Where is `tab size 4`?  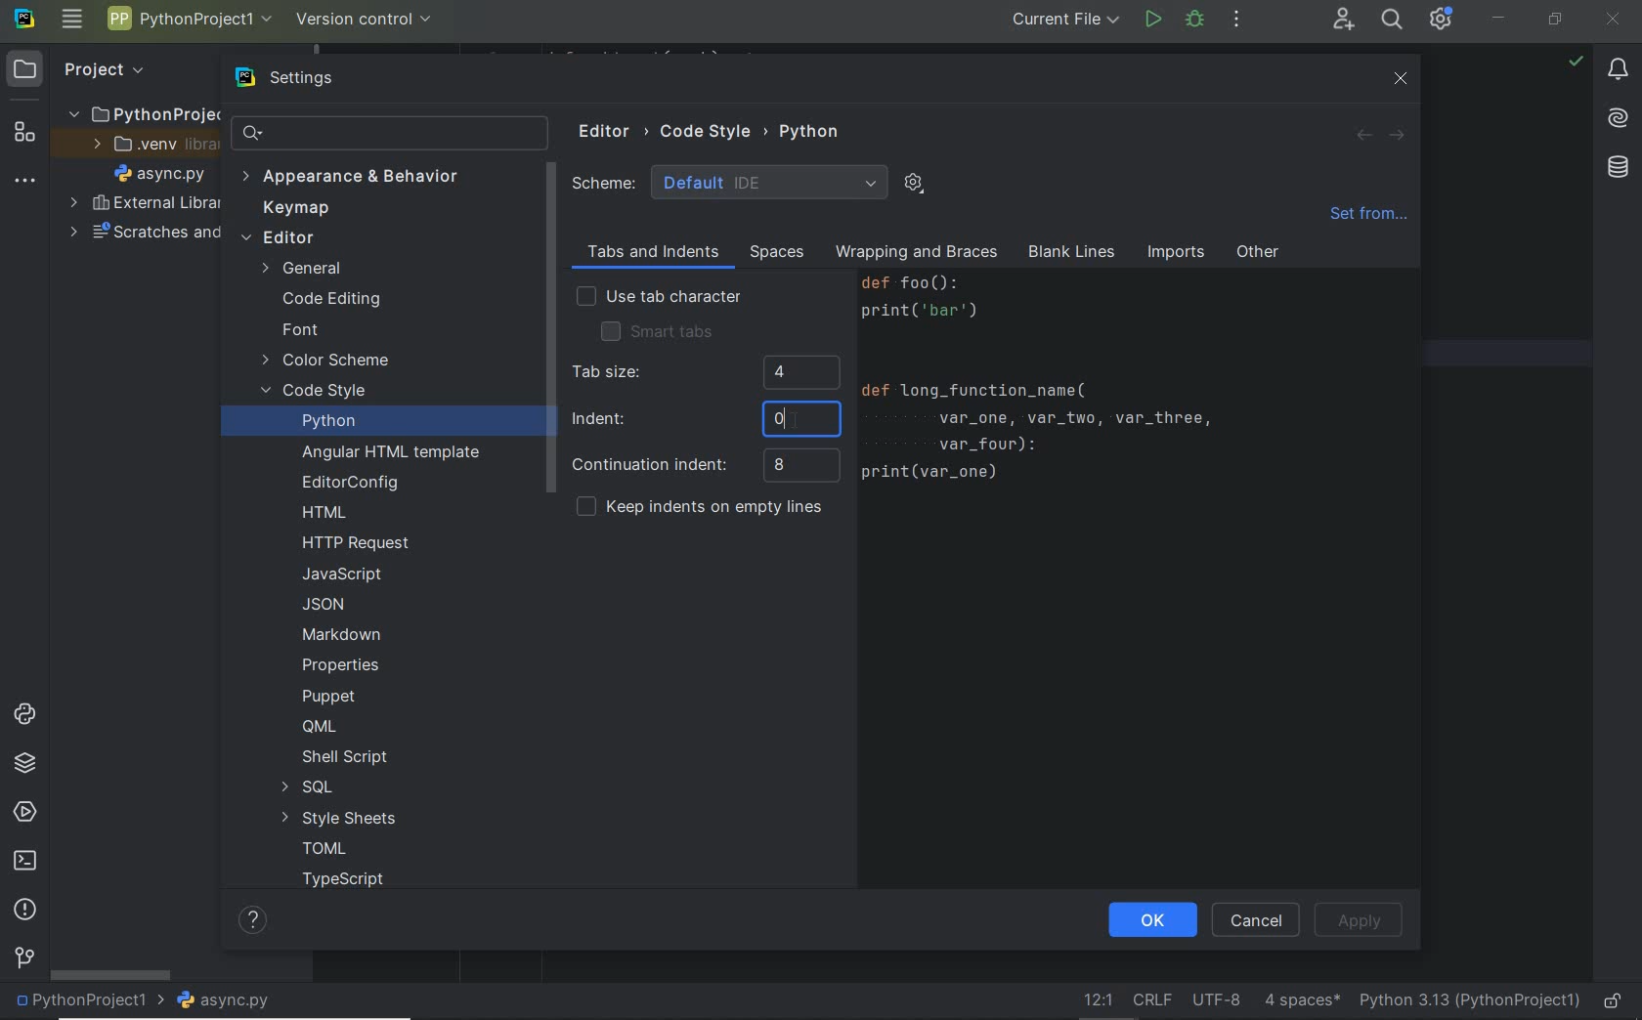 tab size 4 is located at coordinates (704, 374).